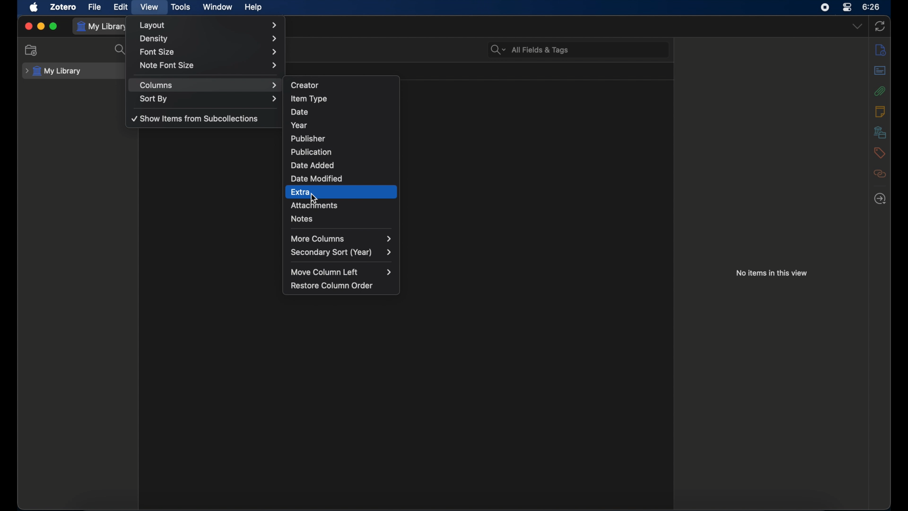 The width and height of the screenshot is (908, 511). Describe the element at coordinates (881, 70) in the screenshot. I see `abstract` at that location.